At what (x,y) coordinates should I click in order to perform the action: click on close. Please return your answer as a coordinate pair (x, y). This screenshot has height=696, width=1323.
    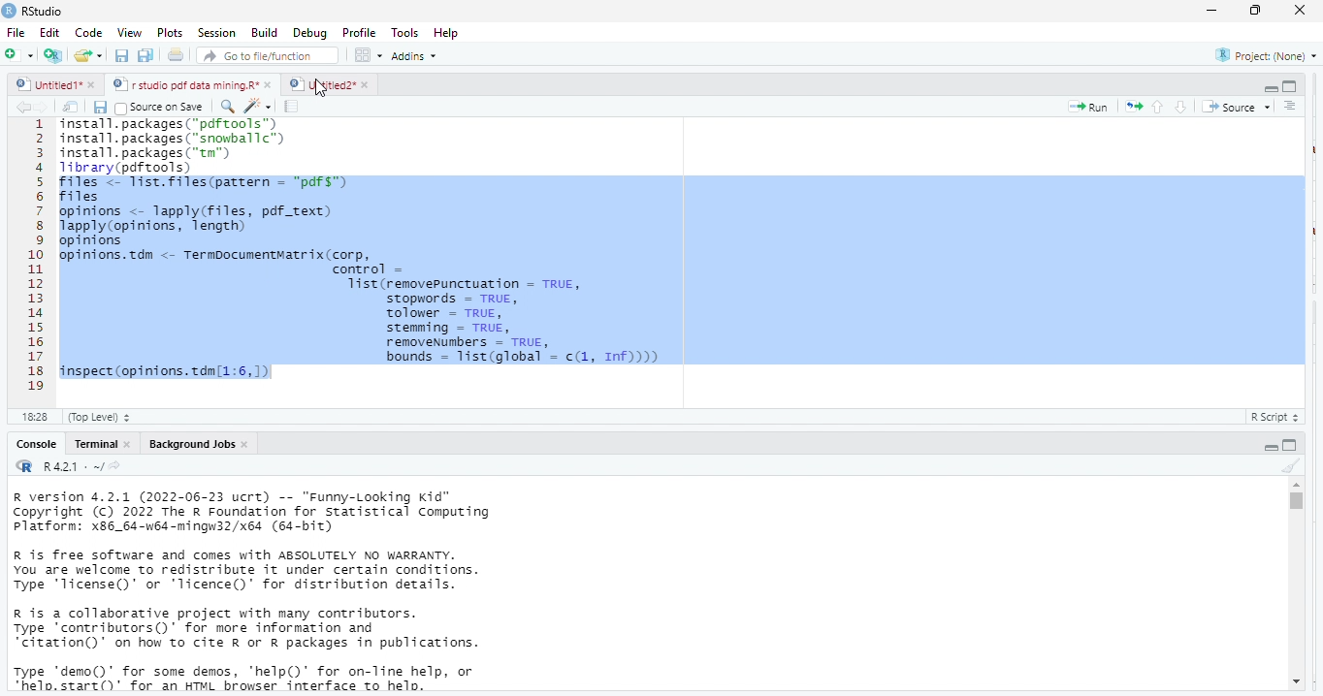
    Looking at the image, I should click on (247, 444).